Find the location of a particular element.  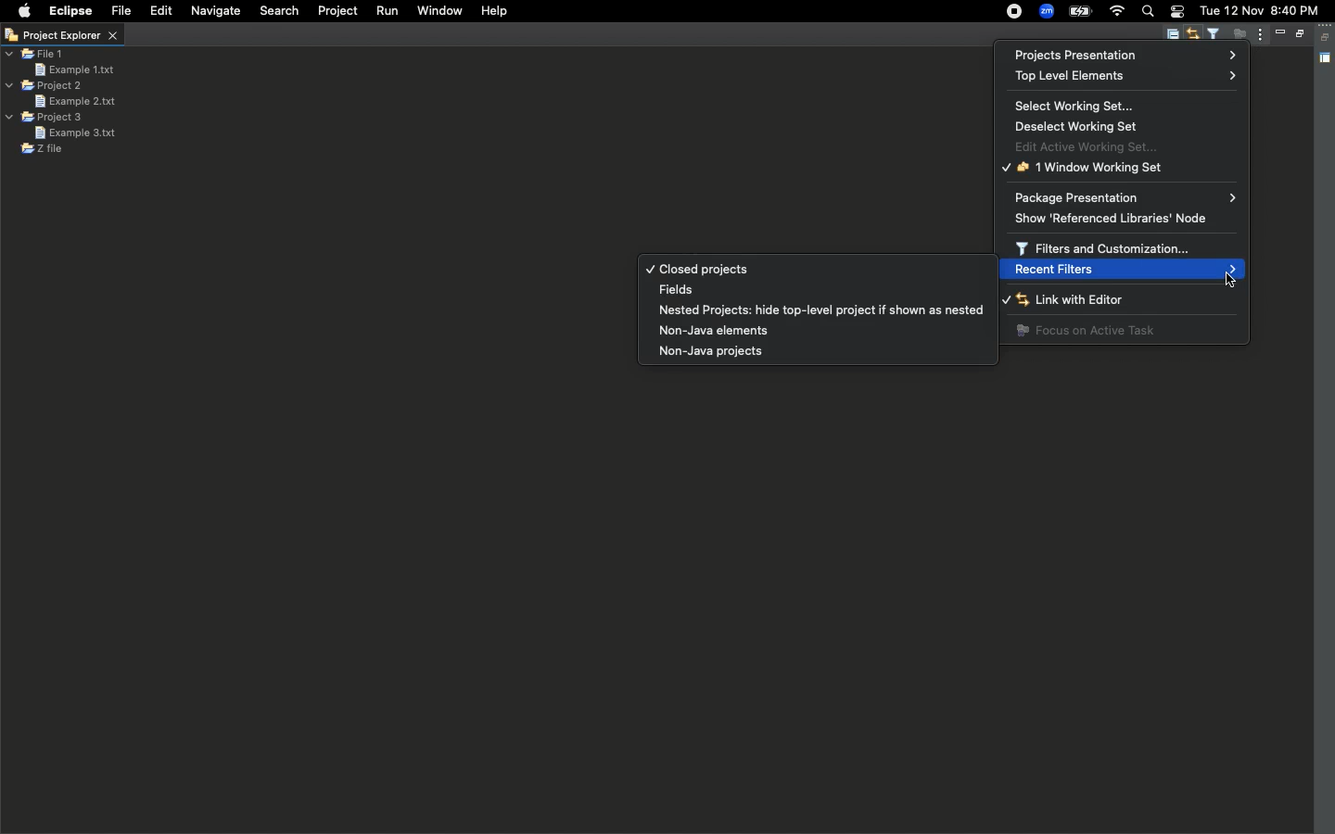

Project 2 is located at coordinates (44, 85).